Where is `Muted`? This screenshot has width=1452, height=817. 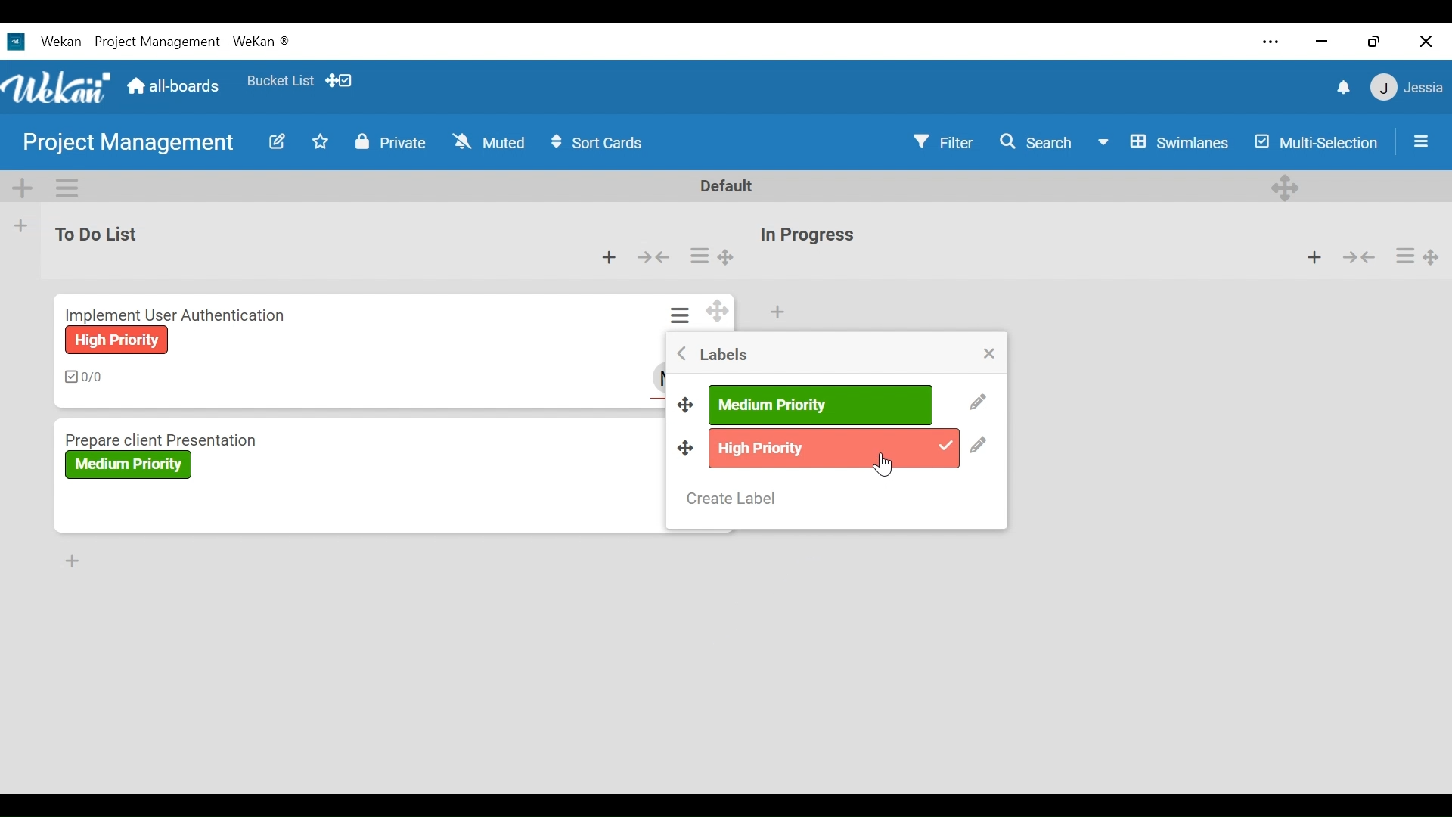 Muted is located at coordinates (489, 141).